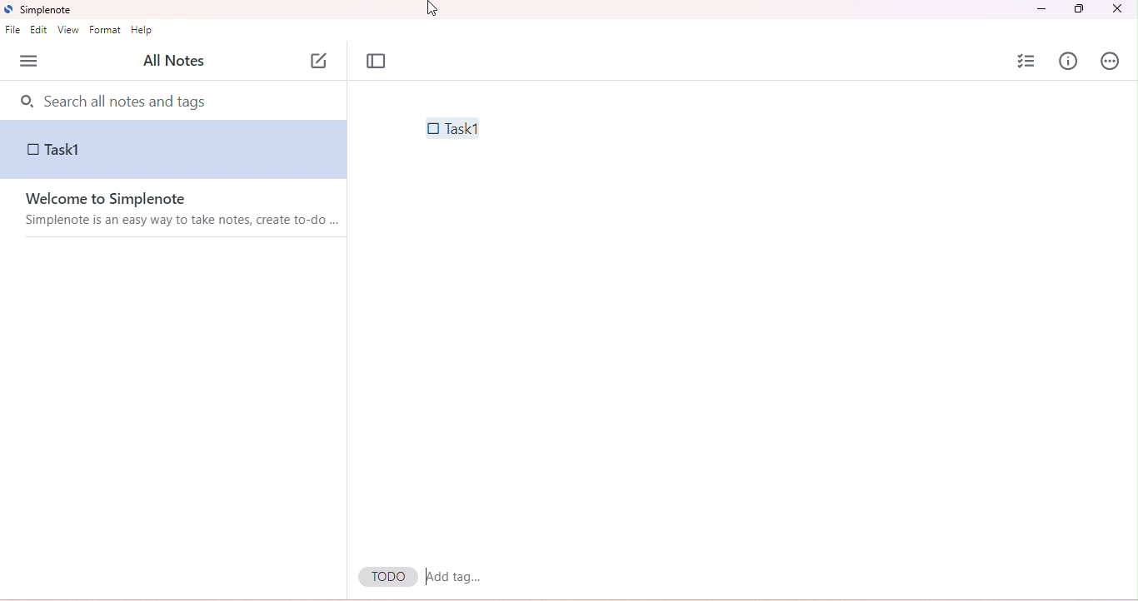  Describe the element at coordinates (172, 62) in the screenshot. I see `all notes` at that location.